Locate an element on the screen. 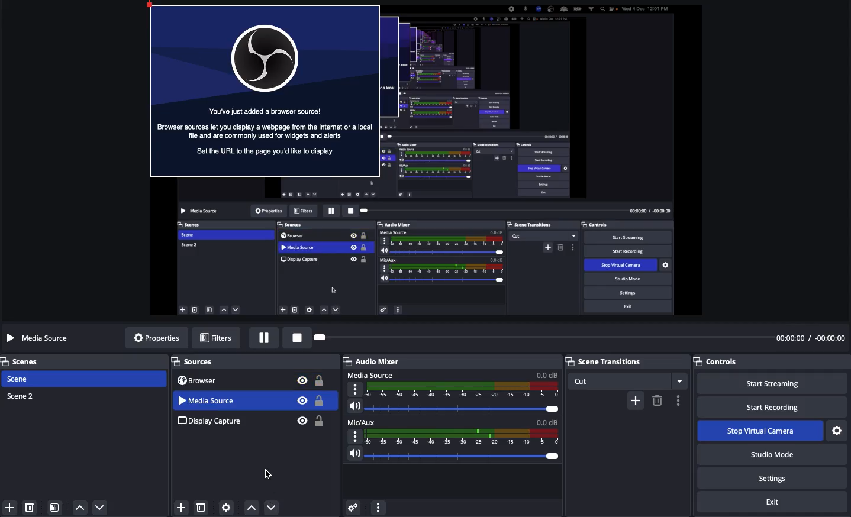 Image resolution: width=851 pixels, height=517 pixels. Start streaming is located at coordinates (770, 384).